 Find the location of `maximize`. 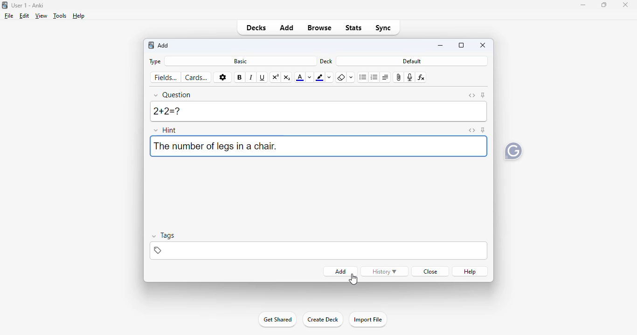

maximize is located at coordinates (604, 5).